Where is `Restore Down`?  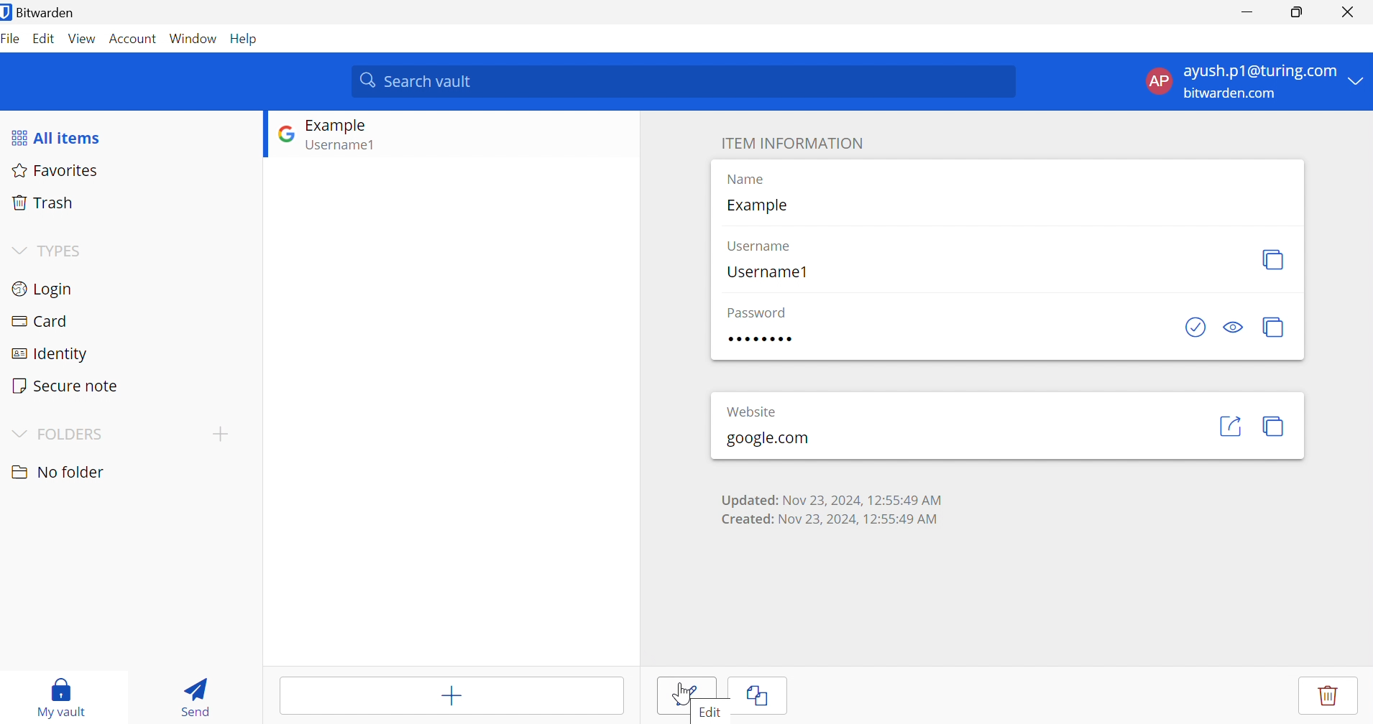 Restore Down is located at coordinates (1298, 12).